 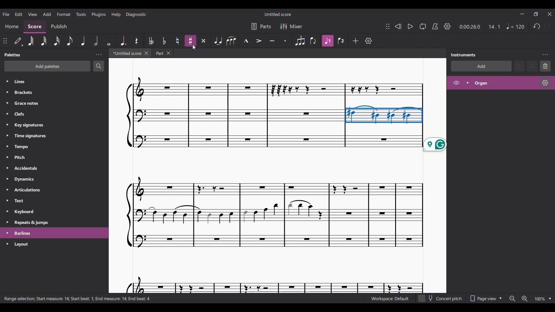 I want to click on Panel title, so click(x=463, y=54).